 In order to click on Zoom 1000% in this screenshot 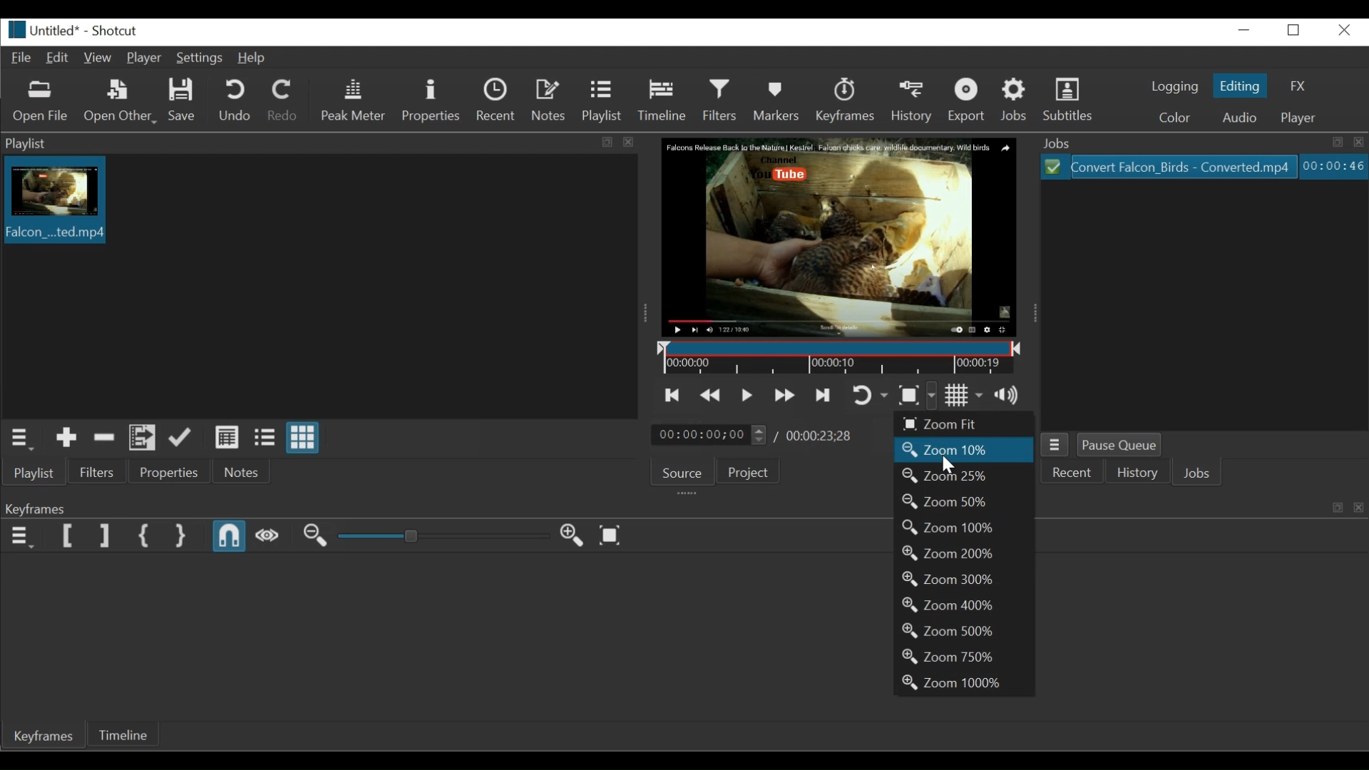, I will do `click(963, 683)`.